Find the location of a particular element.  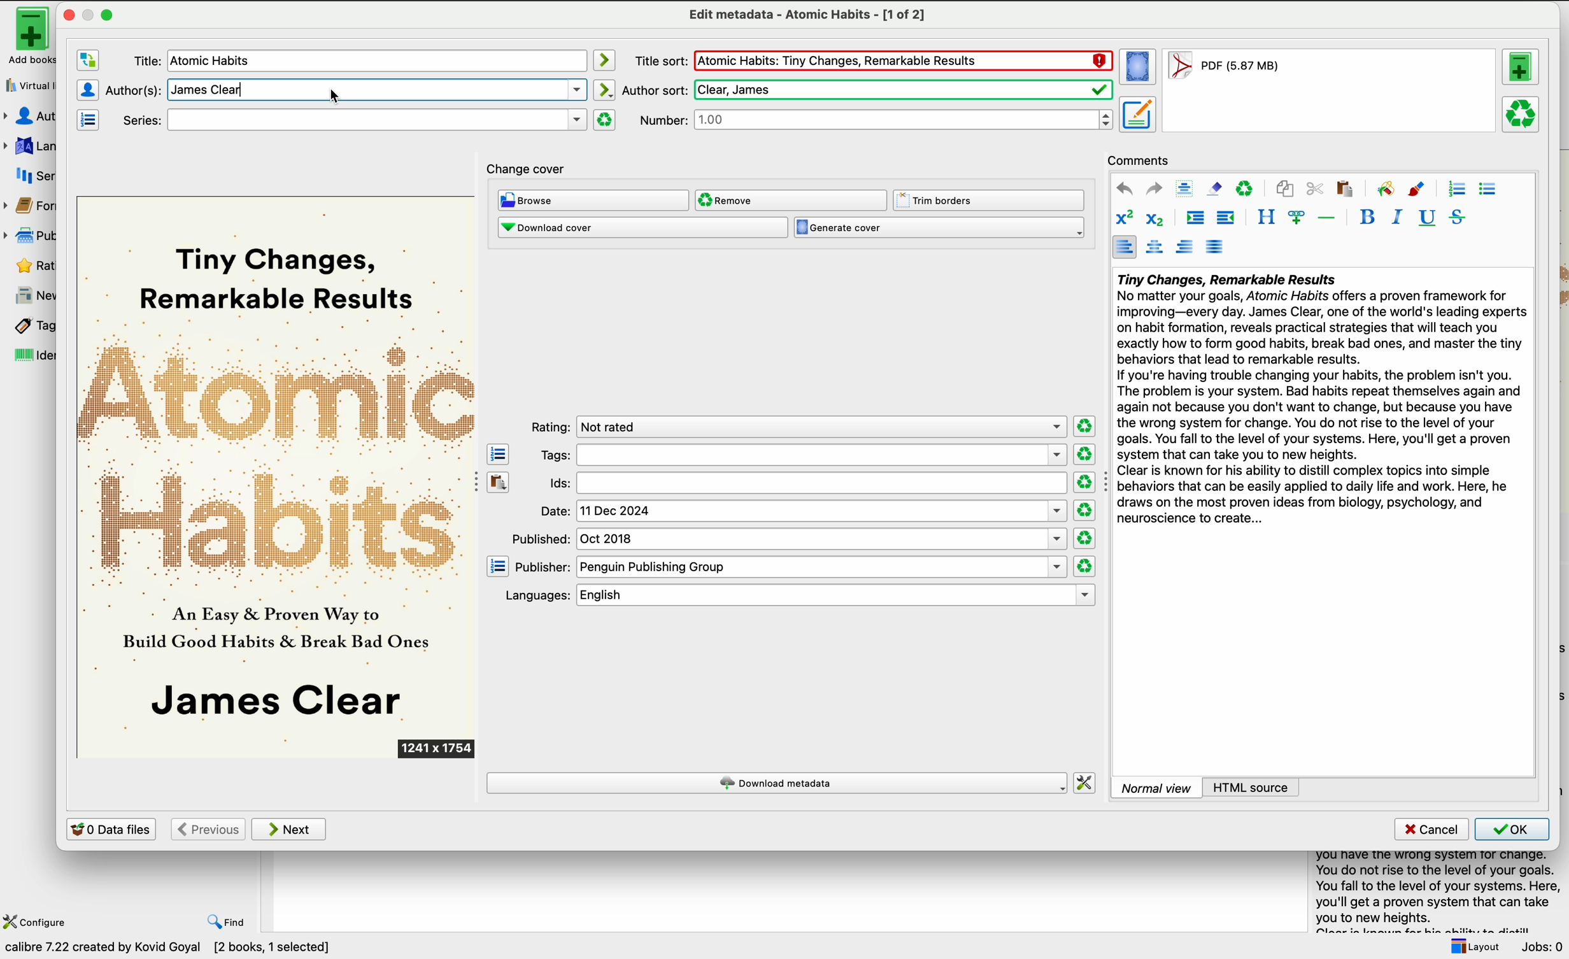

virtual library is located at coordinates (27, 85).